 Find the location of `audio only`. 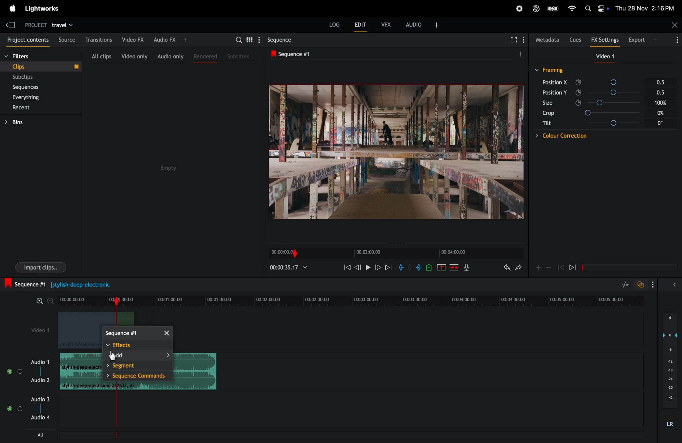

audio only is located at coordinates (170, 56).